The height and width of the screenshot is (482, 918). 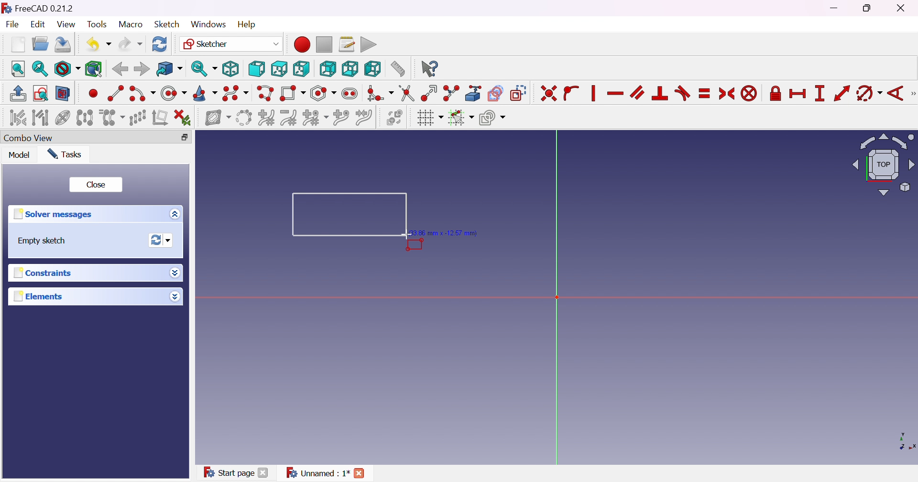 What do you see at coordinates (340, 117) in the screenshot?
I see `Insert knot` at bounding box center [340, 117].